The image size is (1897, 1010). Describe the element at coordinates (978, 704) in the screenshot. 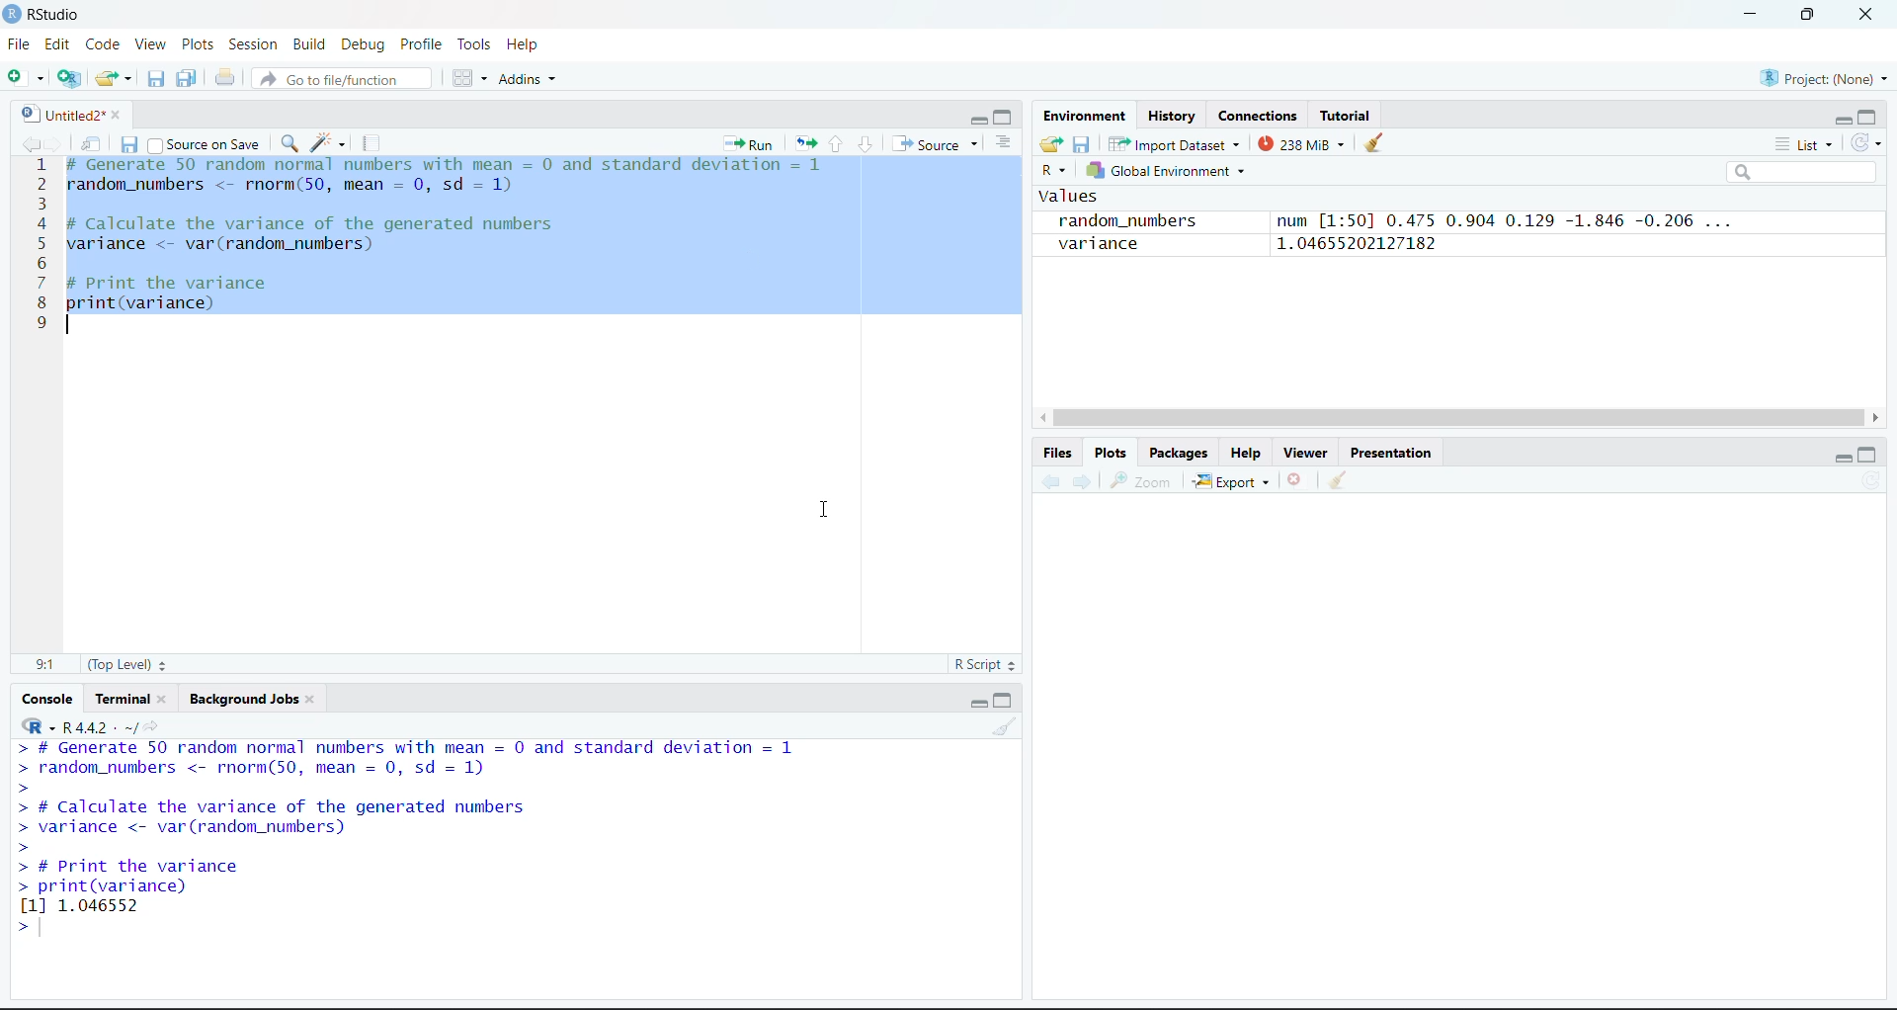

I see `minimize` at that location.